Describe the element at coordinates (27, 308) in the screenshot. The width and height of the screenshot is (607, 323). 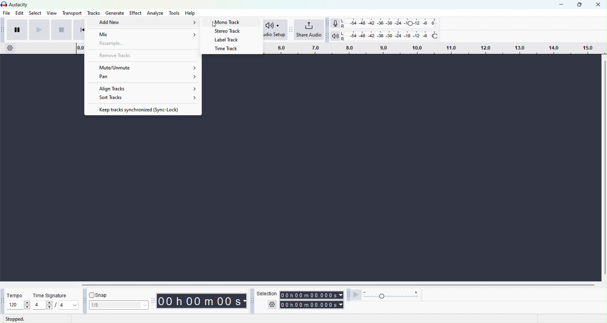
I see `decrease tempo` at that location.